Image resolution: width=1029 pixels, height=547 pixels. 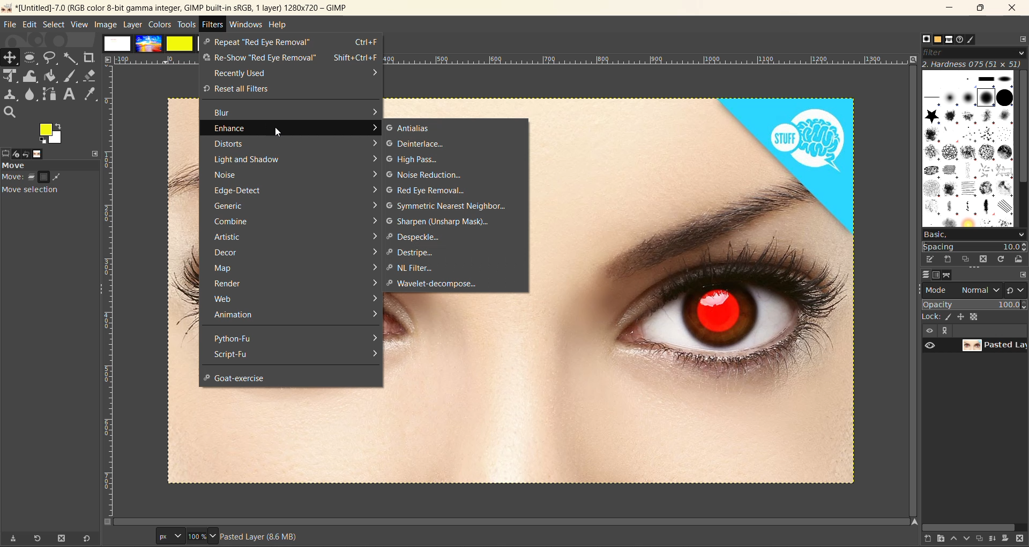 I want to click on mode, so click(x=961, y=291).